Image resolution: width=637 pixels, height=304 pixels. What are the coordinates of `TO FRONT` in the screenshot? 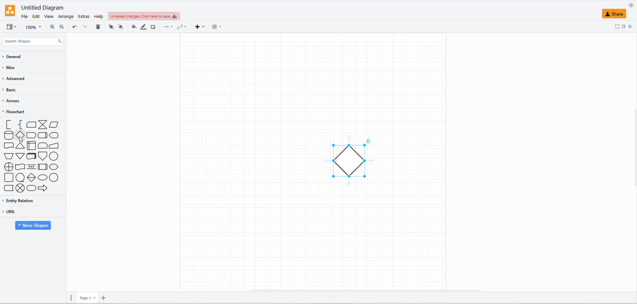 It's located at (110, 27).